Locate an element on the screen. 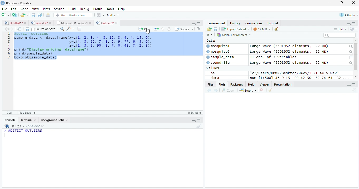 The width and height of the screenshot is (359, 189). full screen is located at coordinates (354, 85).